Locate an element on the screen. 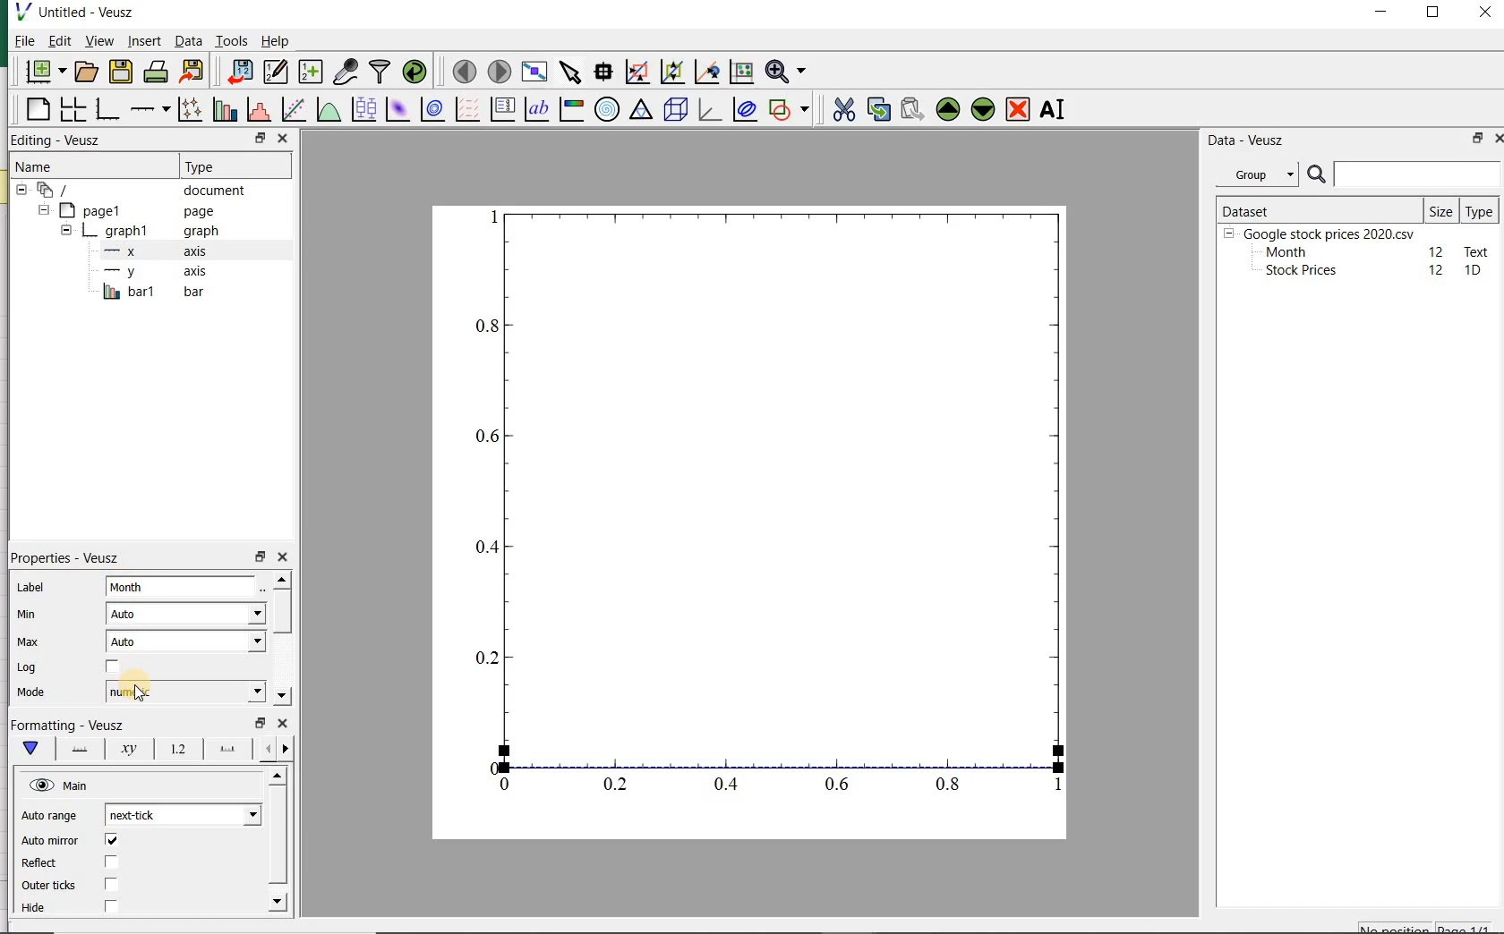  Auto is located at coordinates (185, 614).